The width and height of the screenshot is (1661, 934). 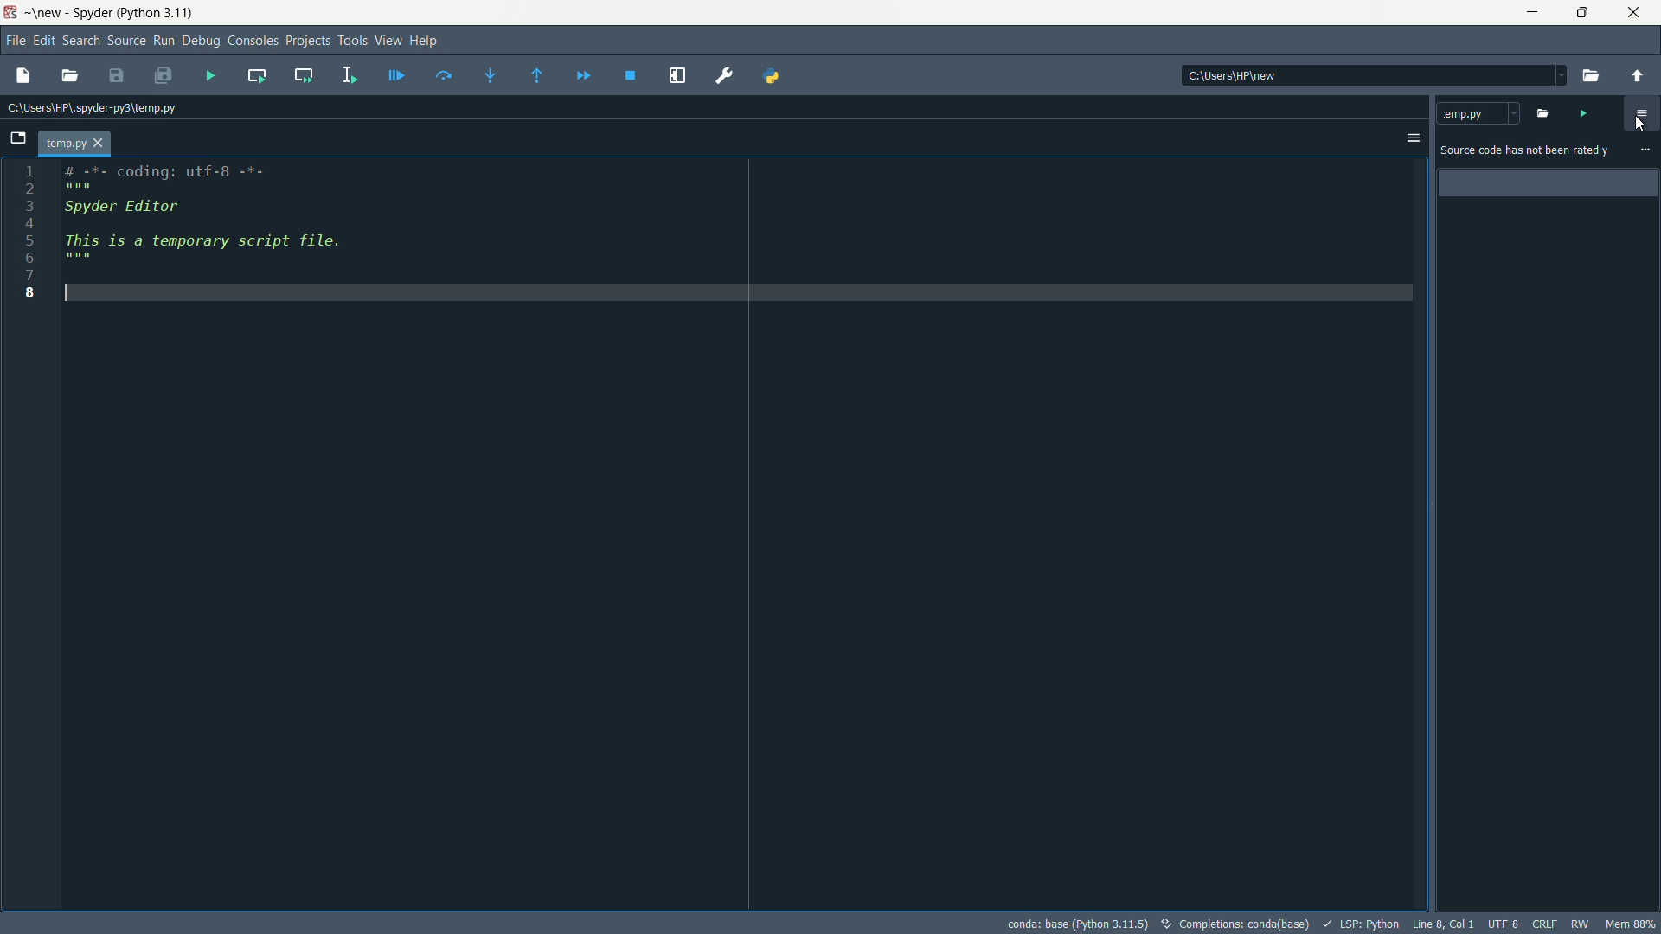 What do you see at coordinates (303, 75) in the screenshot?
I see `run current cell and go to the next one` at bounding box center [303, 75].